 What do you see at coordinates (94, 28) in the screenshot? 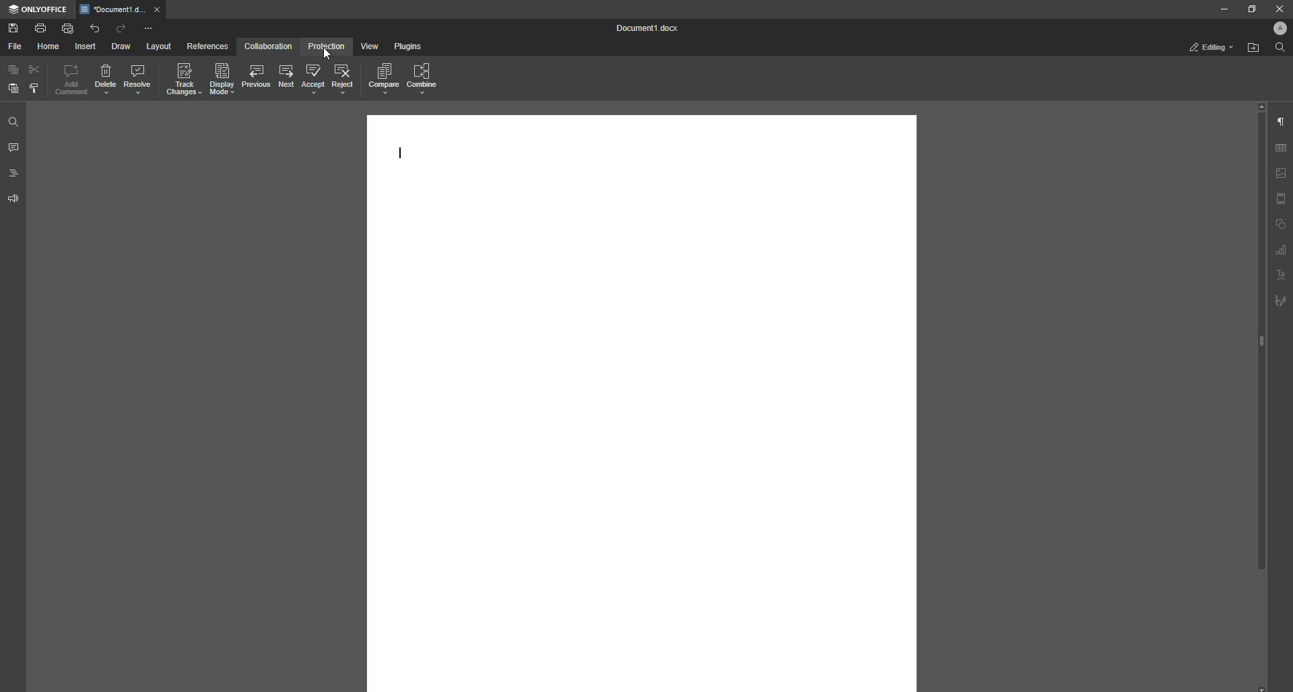
I see `Undo` at bounding box center [94, 28].